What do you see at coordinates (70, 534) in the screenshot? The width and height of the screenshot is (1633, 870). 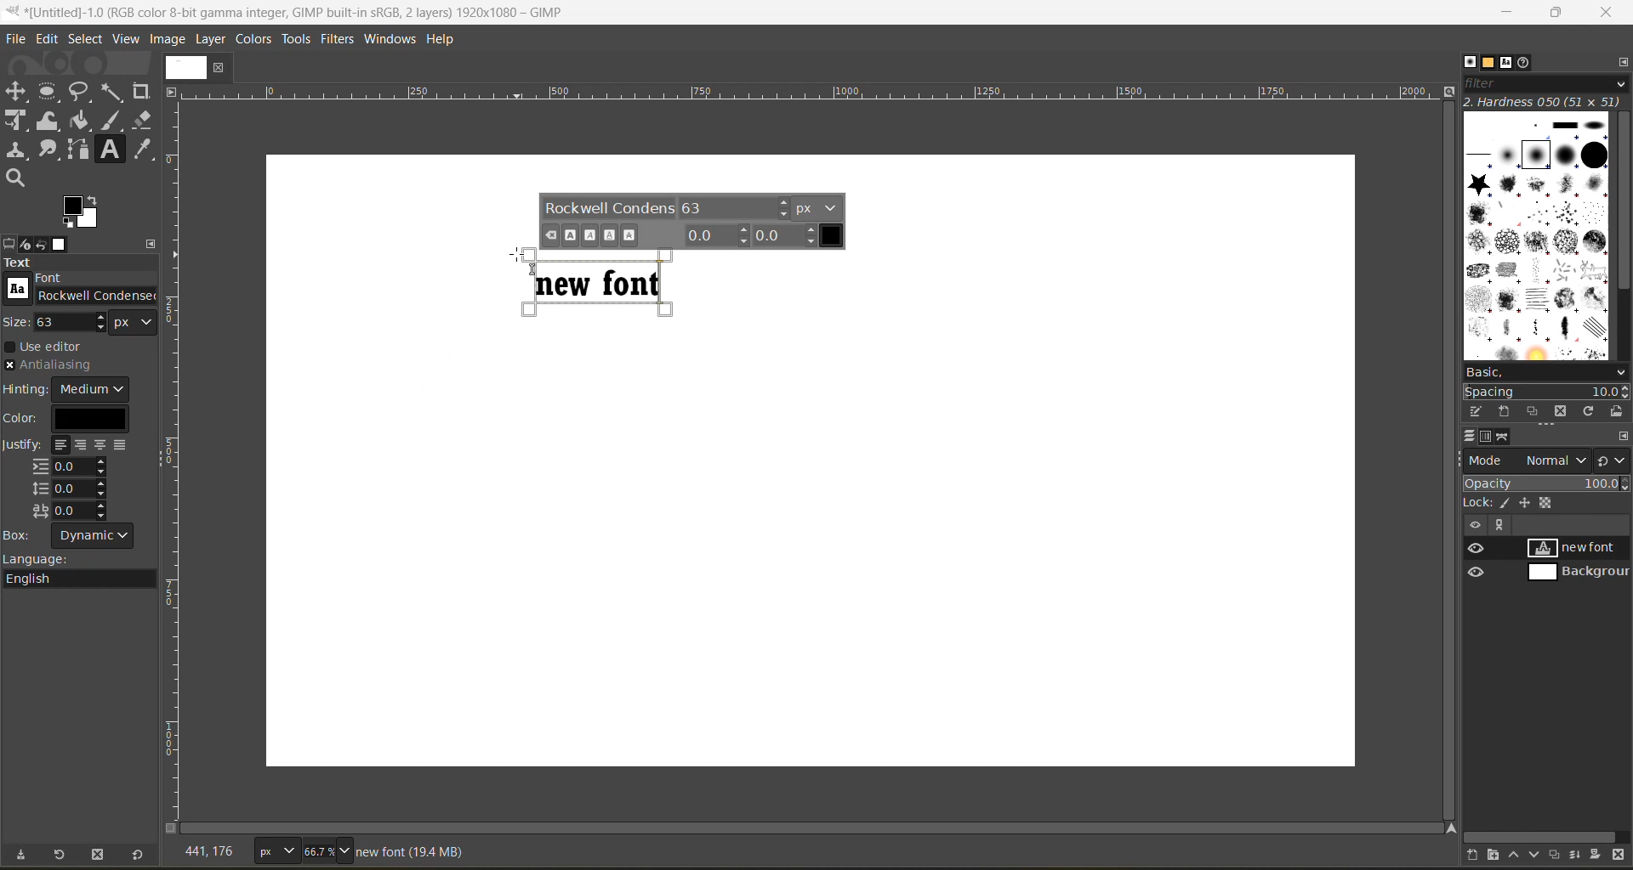 I see `box` at bounding box center [70, 534].